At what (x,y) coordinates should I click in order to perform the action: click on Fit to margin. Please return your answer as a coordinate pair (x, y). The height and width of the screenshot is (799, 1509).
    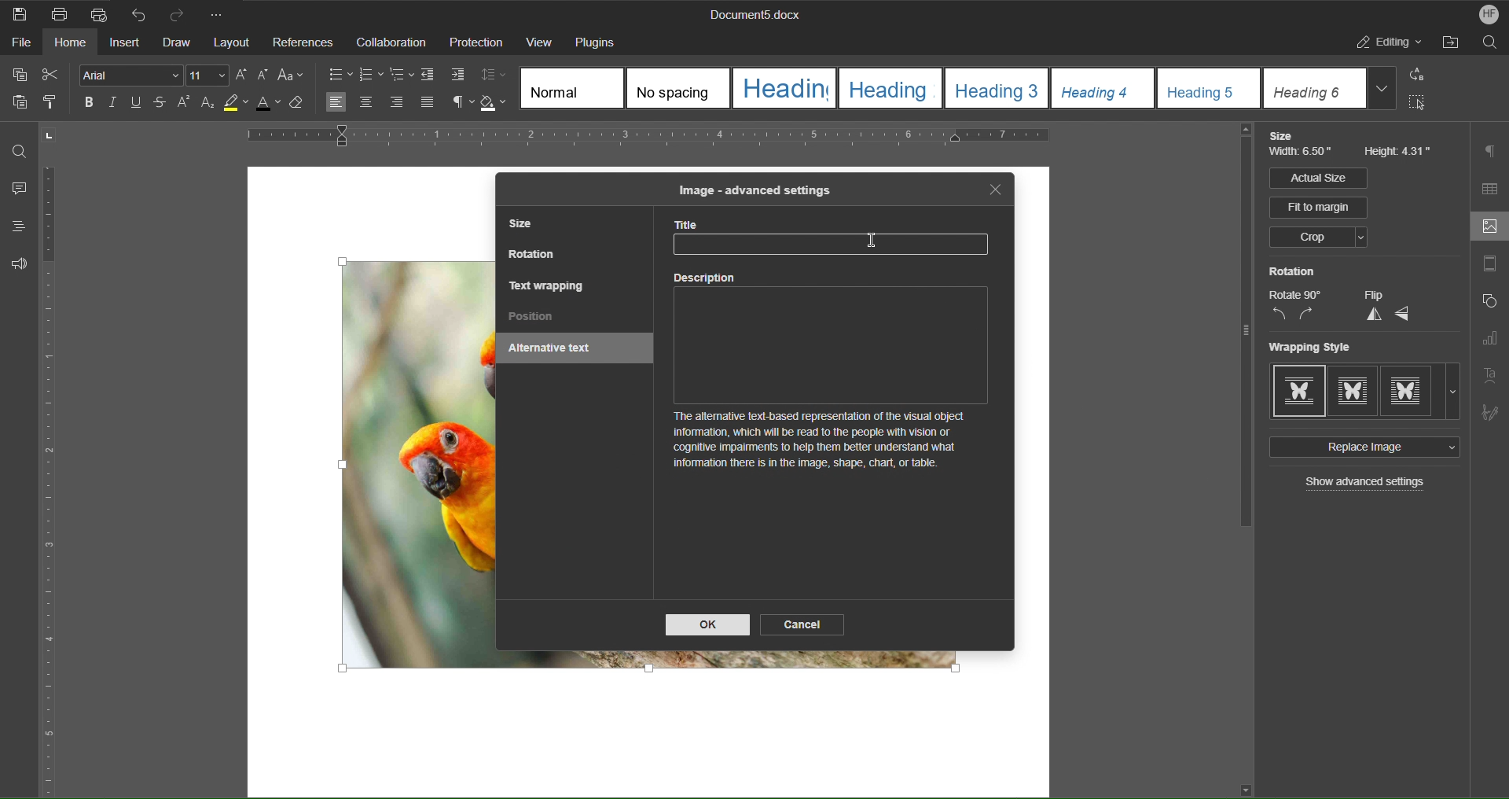
    Looking at the image, I should click on (1320, 208).